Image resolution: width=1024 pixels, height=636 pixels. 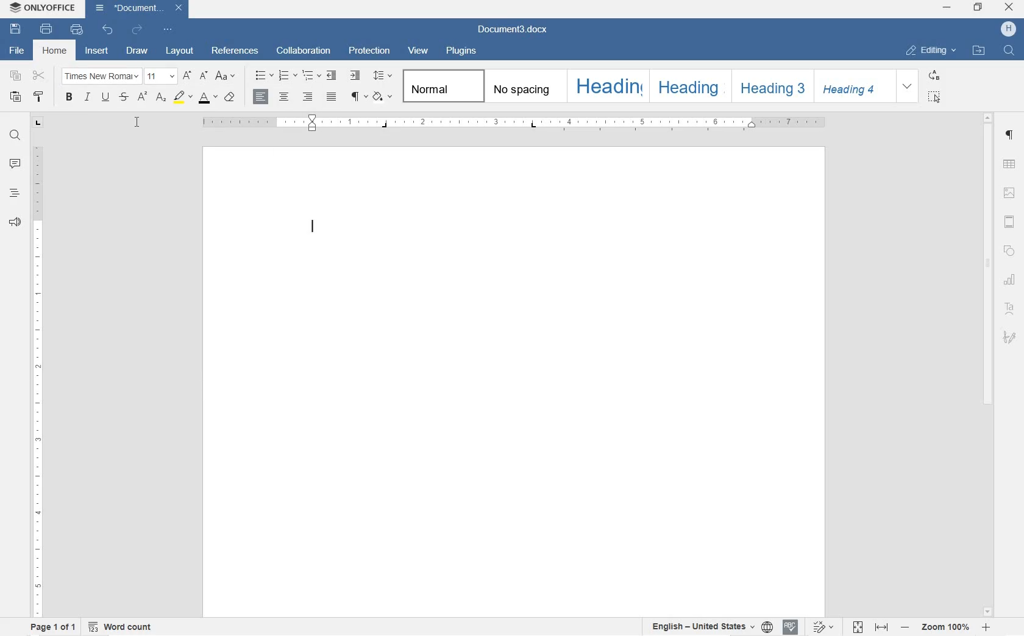 I want to click on RULER, so click(x=37, y=381).